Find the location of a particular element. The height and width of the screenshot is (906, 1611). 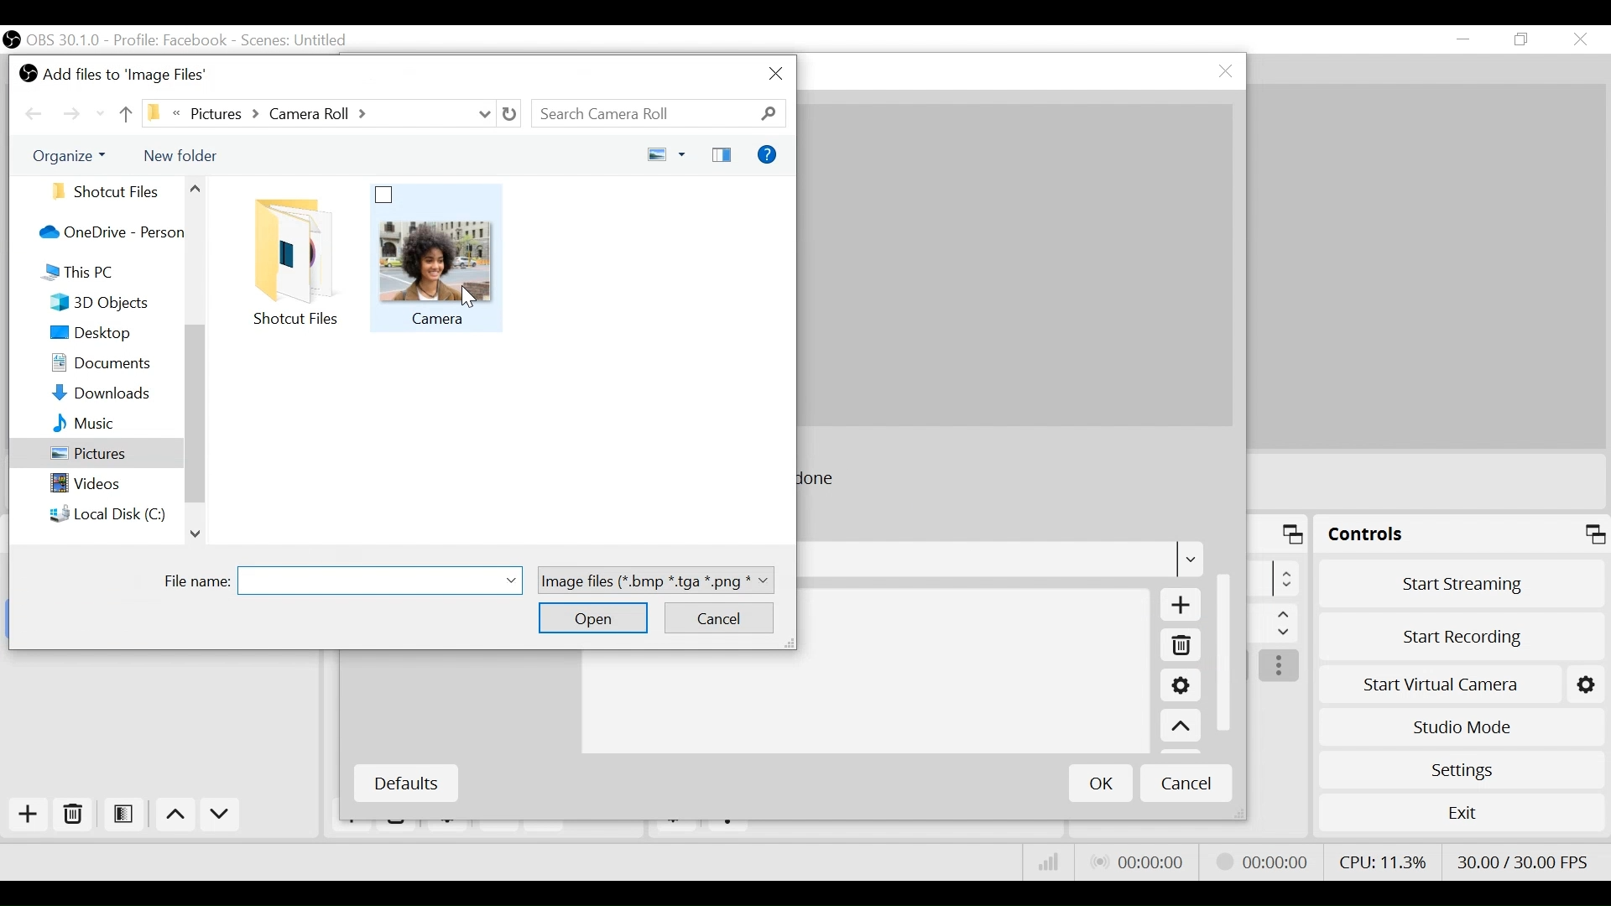

Scene is located at coordinates (296, 41).